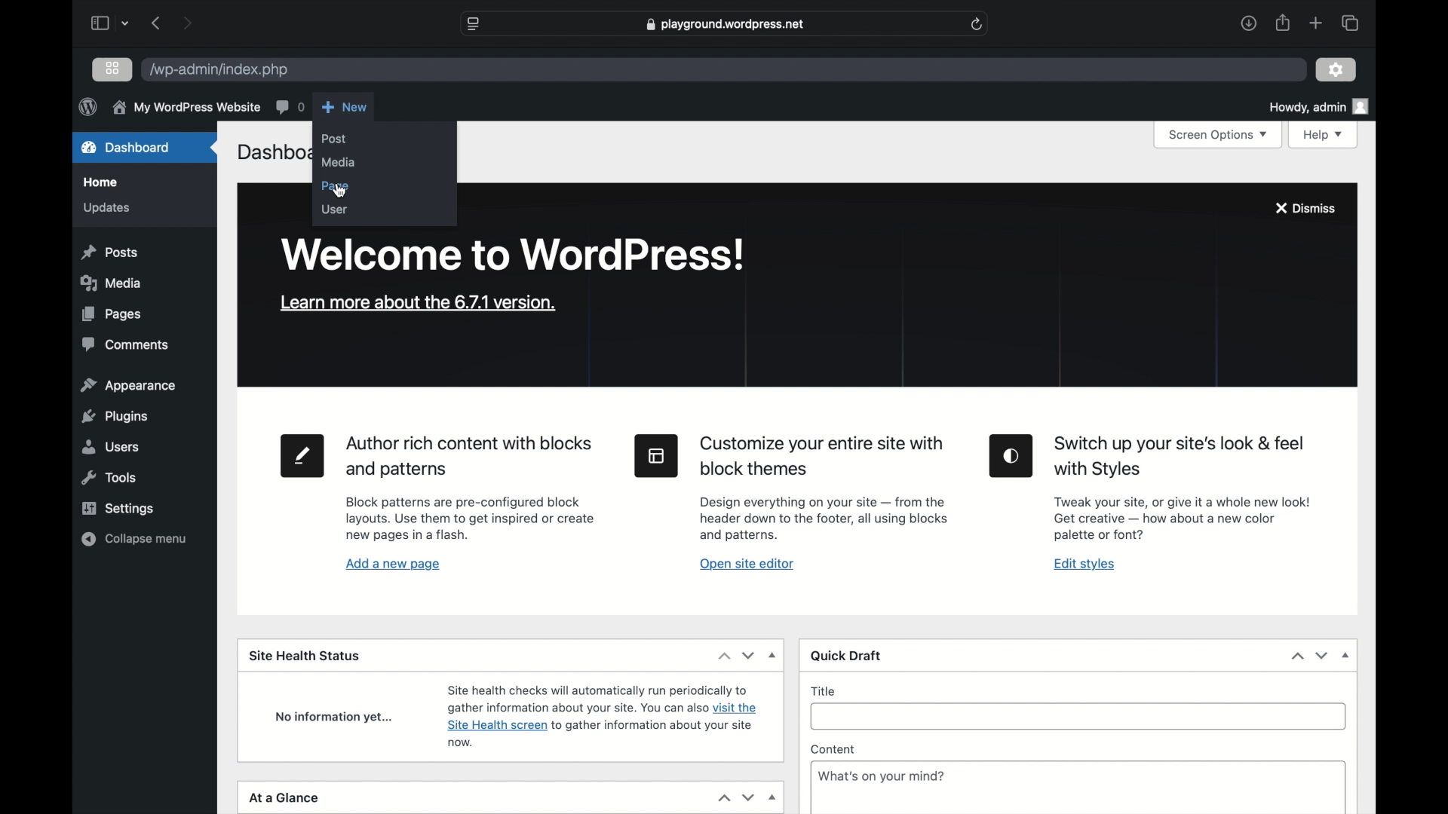  Describe the element at coordinates (472, 25) in the screenshot. I see `website settings` at that location.